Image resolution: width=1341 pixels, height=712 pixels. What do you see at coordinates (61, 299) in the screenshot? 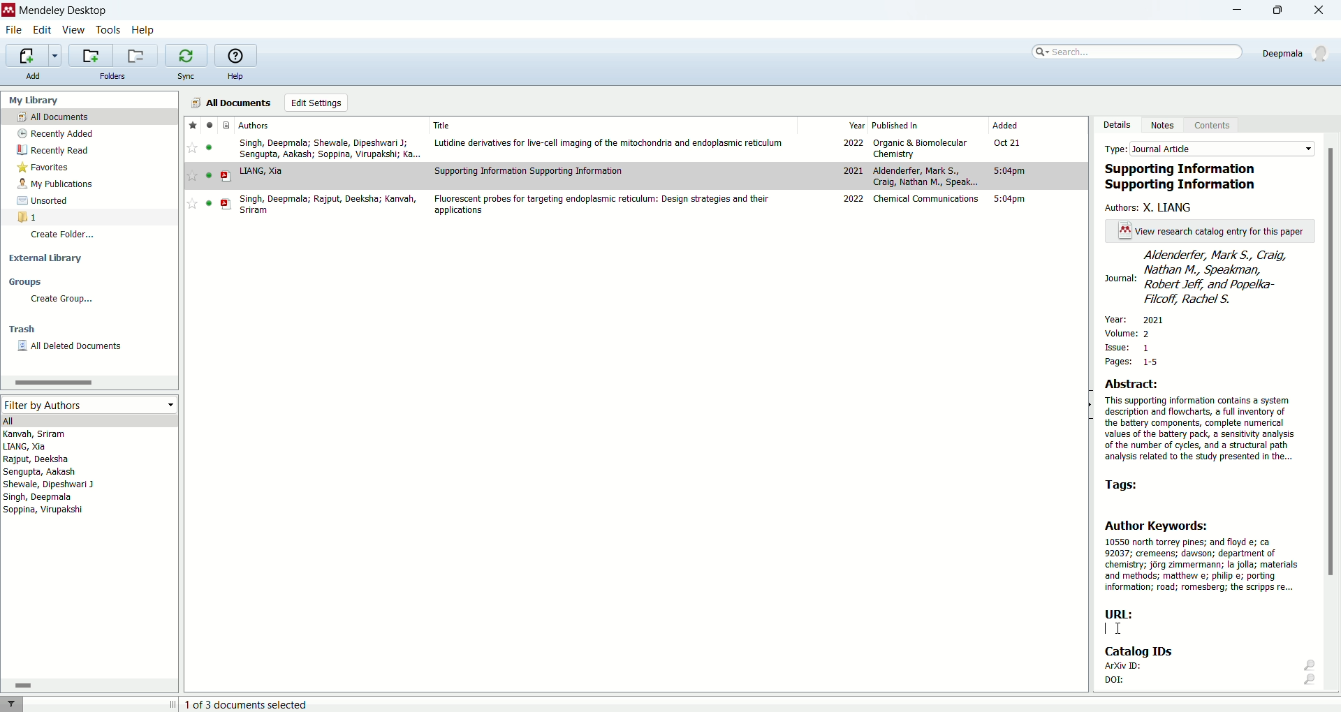
I see `Create group` at bounding box center [61, 299].